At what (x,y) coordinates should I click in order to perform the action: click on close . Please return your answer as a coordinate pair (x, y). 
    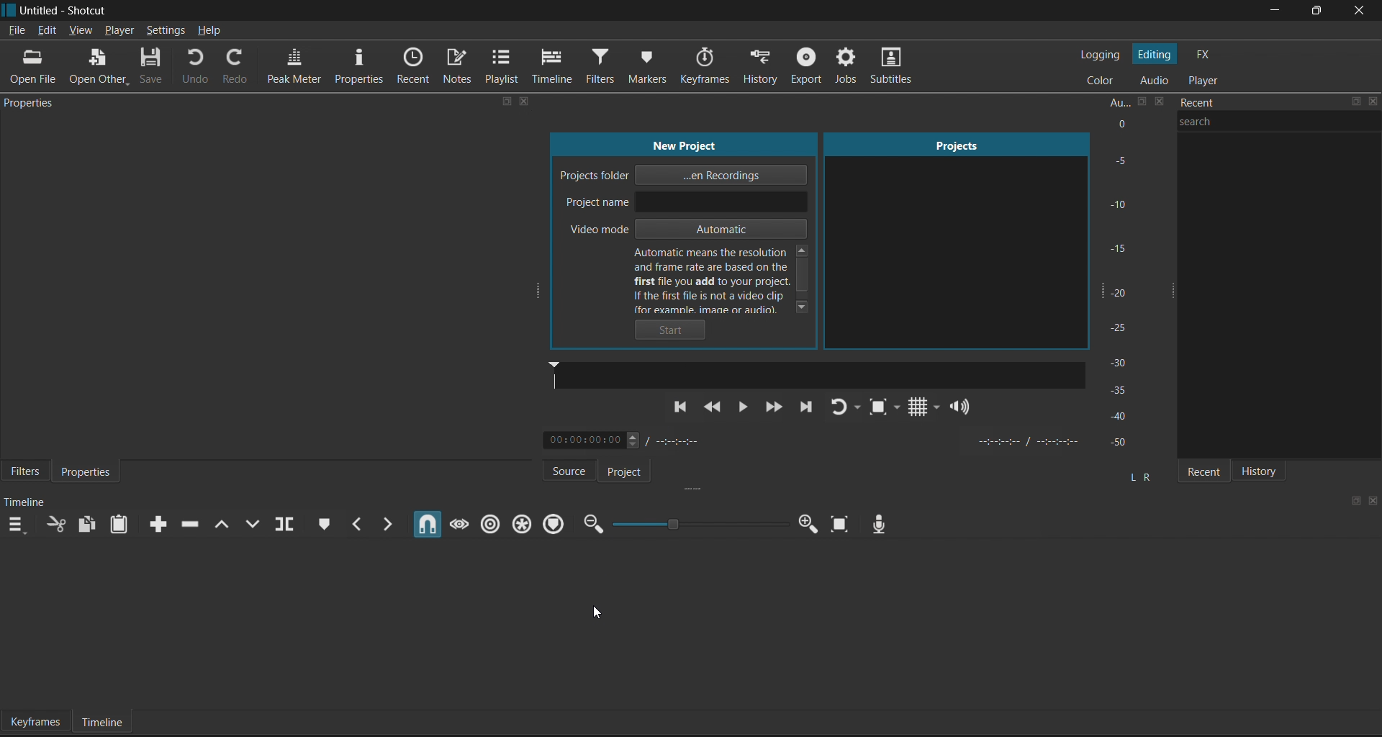
    Looking at the image, I should click on (525, 102).